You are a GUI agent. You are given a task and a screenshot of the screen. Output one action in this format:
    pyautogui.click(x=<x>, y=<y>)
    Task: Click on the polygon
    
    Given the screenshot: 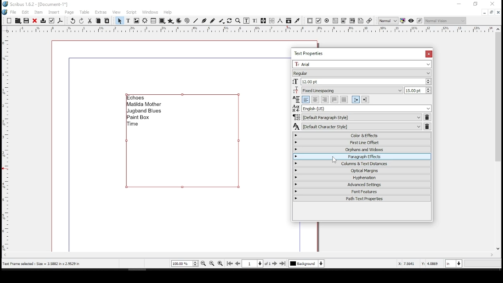 What is the action you would take?
    pyautogui.click(x=171, y=21)
    